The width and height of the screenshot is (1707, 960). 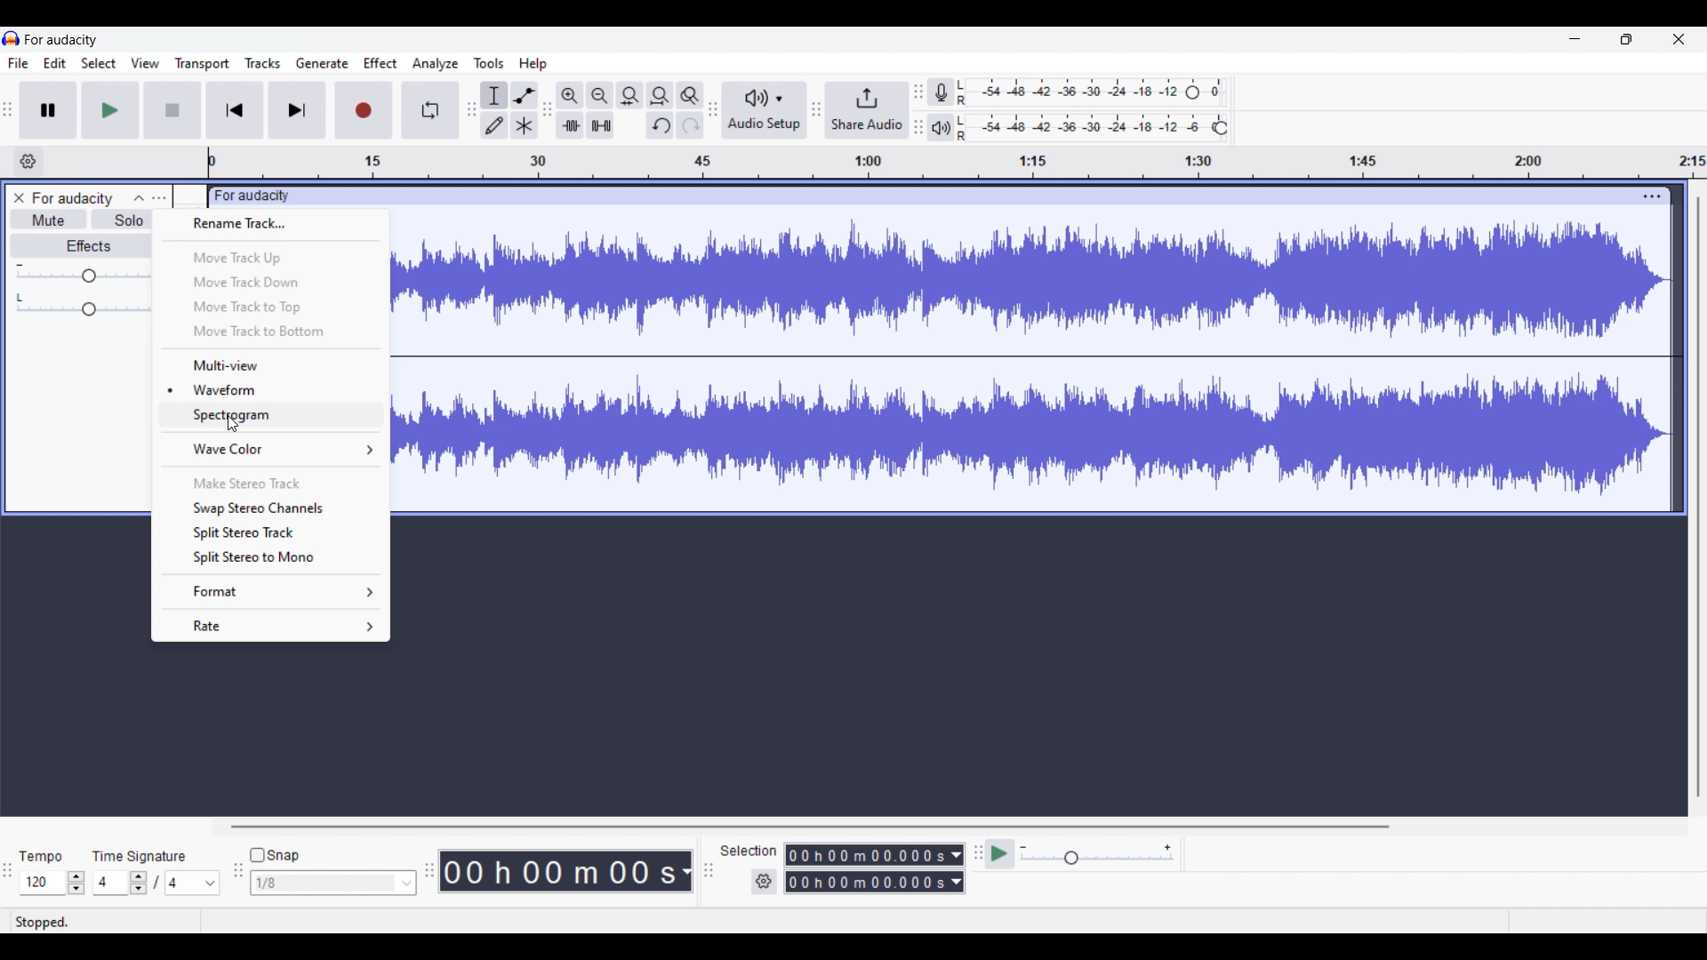 What do you see at coordinates (1090, 92) in the screenshot?
I see `Recording level` at bounding box center [1090, 92].